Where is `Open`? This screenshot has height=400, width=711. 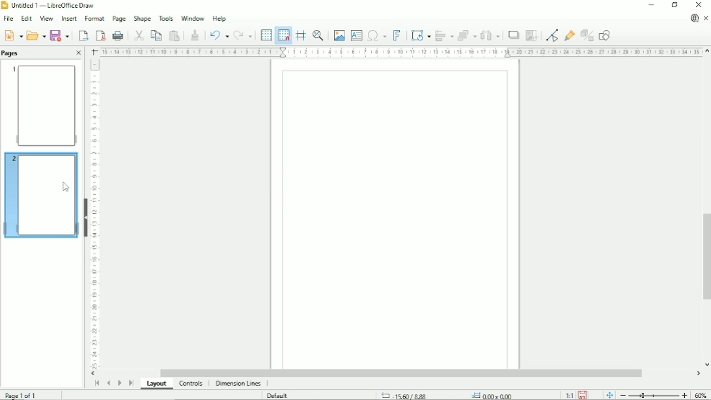 Open is located at coordinates (36, 35).